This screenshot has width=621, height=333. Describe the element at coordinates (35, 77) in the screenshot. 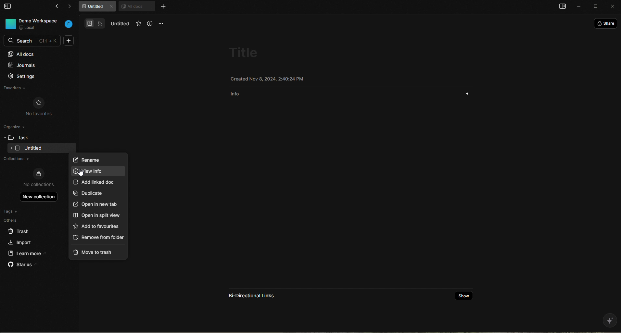

I see `settings` at that location.